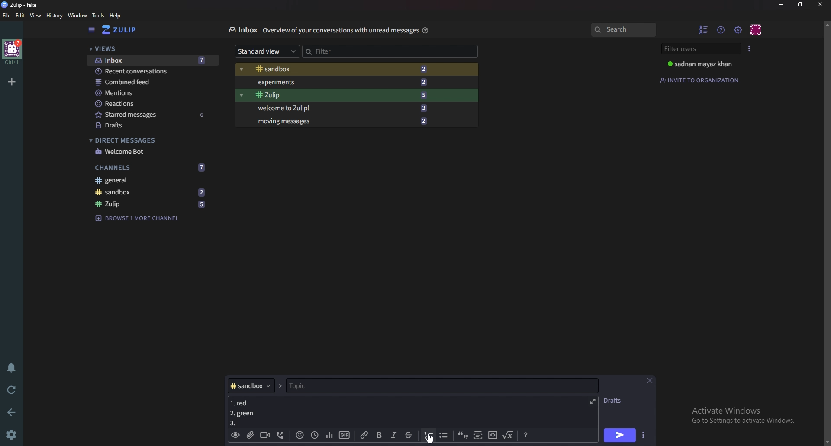 The height and width of the screenshot is (446, 831). I want to click on File, so click(7, 16).